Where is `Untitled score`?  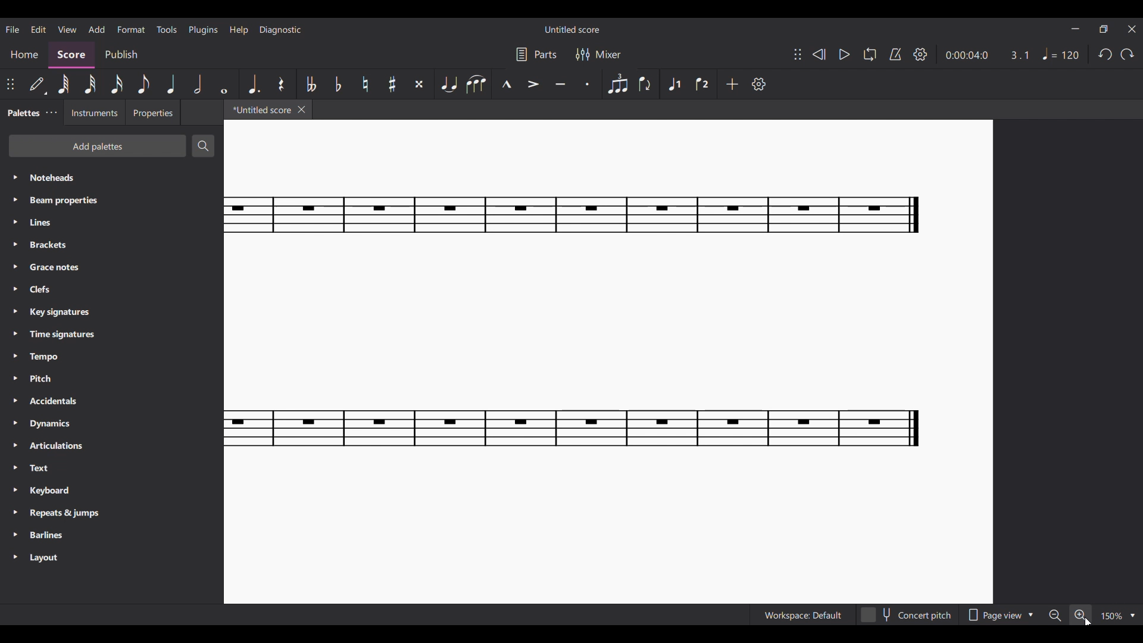
Untitled score is located at coordinates (572, 30).